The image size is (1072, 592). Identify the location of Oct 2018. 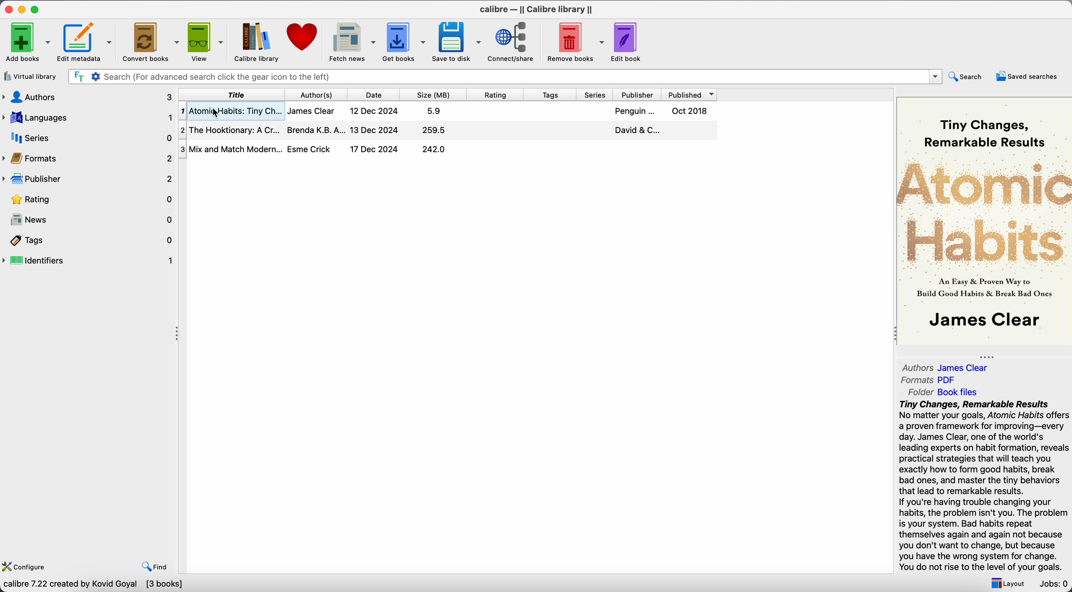
(689, 111).